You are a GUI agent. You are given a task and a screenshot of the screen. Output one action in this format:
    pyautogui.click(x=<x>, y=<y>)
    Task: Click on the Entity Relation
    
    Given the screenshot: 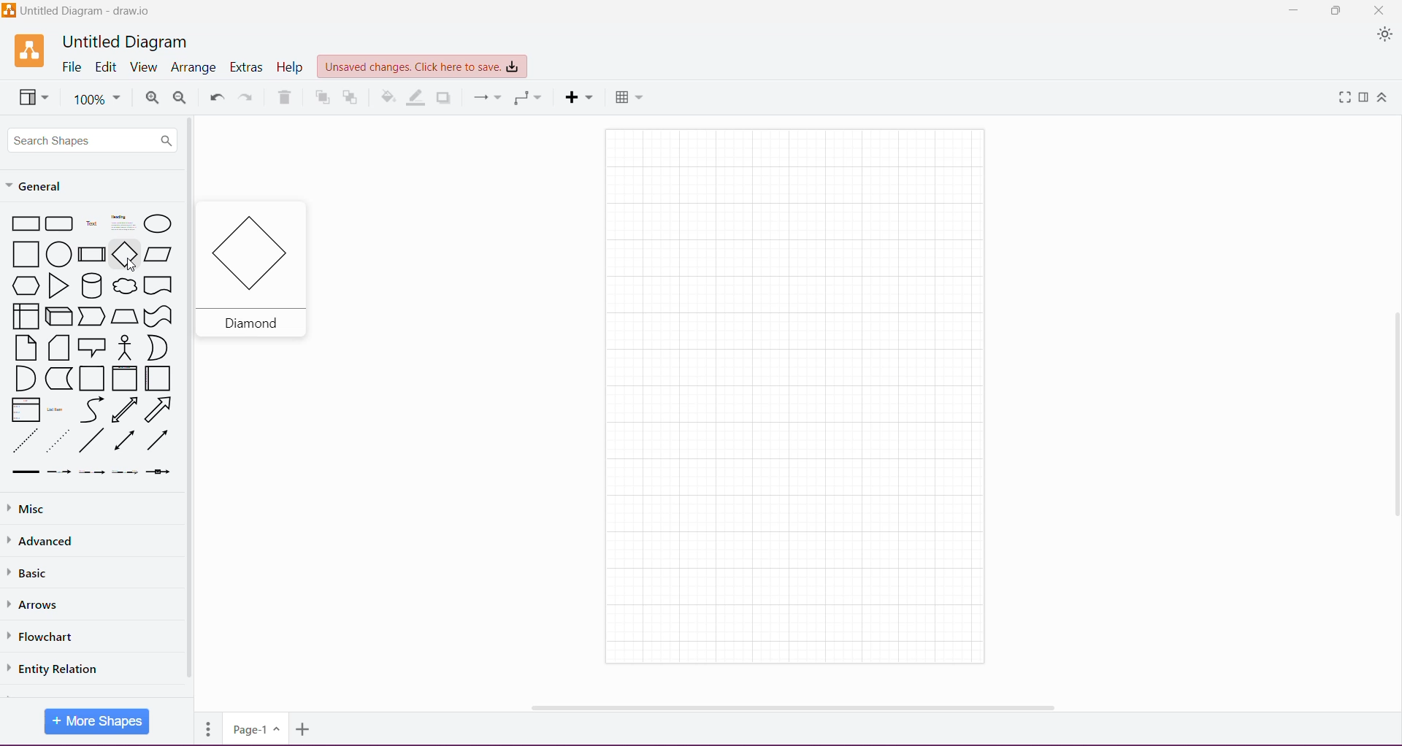 What is the action you would take?
    pyautogui.click(x=61, y=669)
    